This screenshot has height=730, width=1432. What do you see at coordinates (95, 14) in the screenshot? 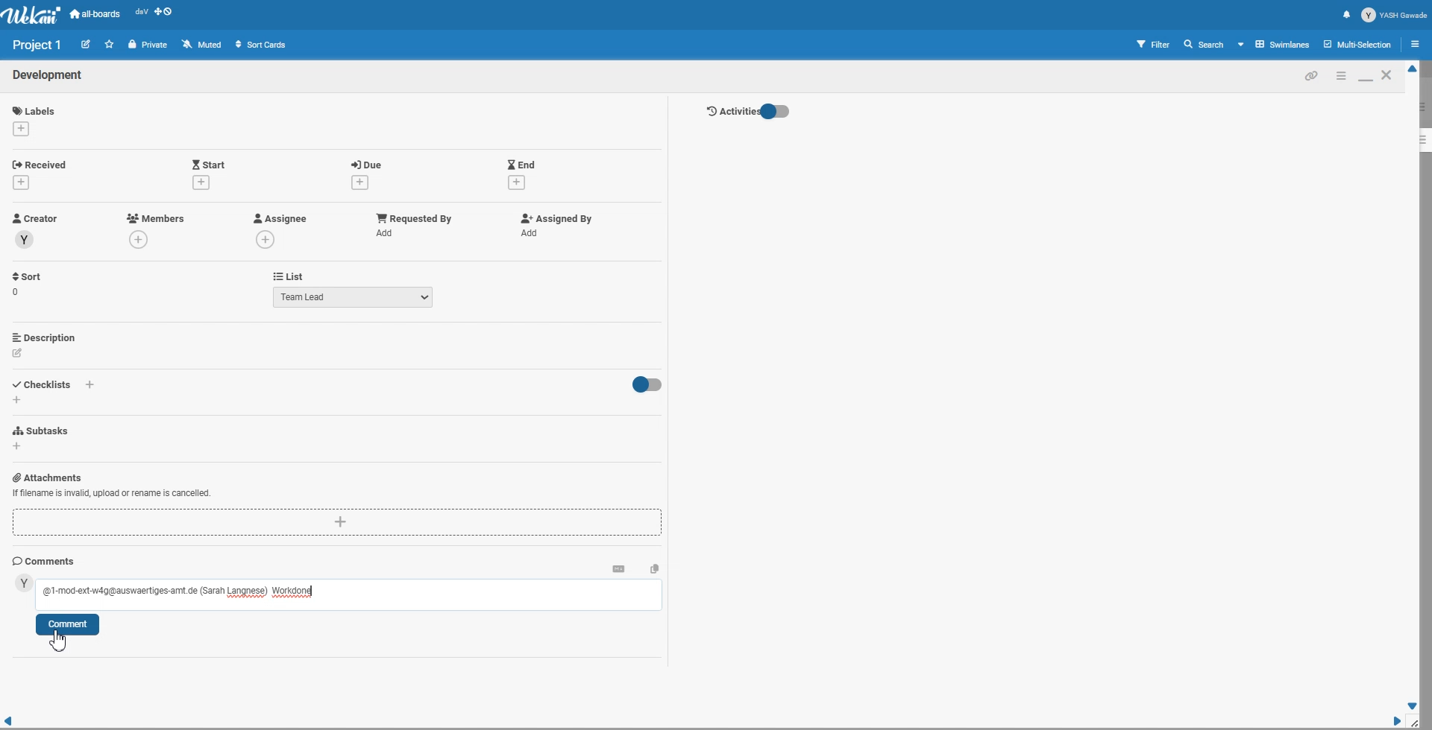
I see `all-boards` at bounding box center [95, 14].